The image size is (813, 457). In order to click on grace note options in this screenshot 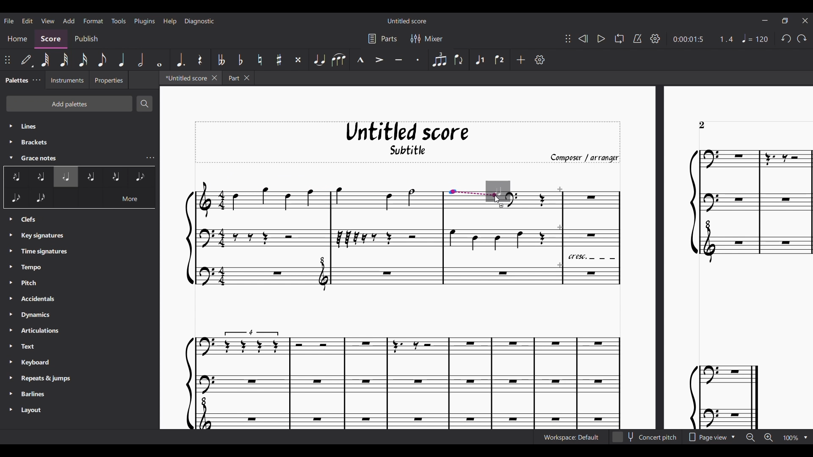, I will do `click(115, 178)`.